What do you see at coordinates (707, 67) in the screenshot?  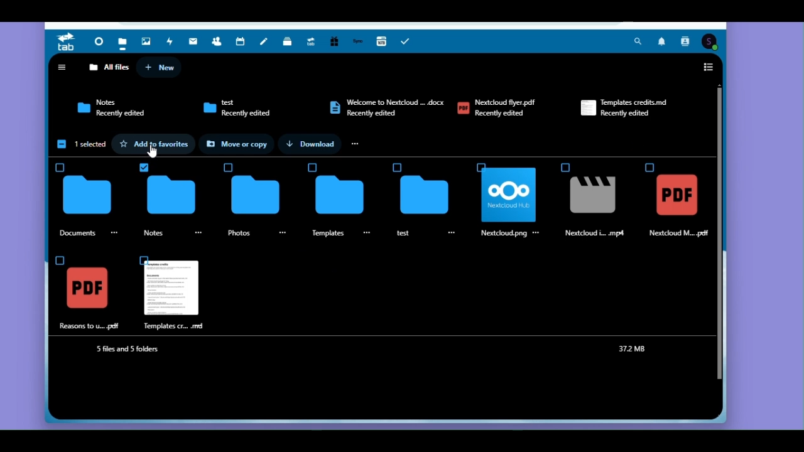 I see `Switch to list` at bounding box center [707, 67].